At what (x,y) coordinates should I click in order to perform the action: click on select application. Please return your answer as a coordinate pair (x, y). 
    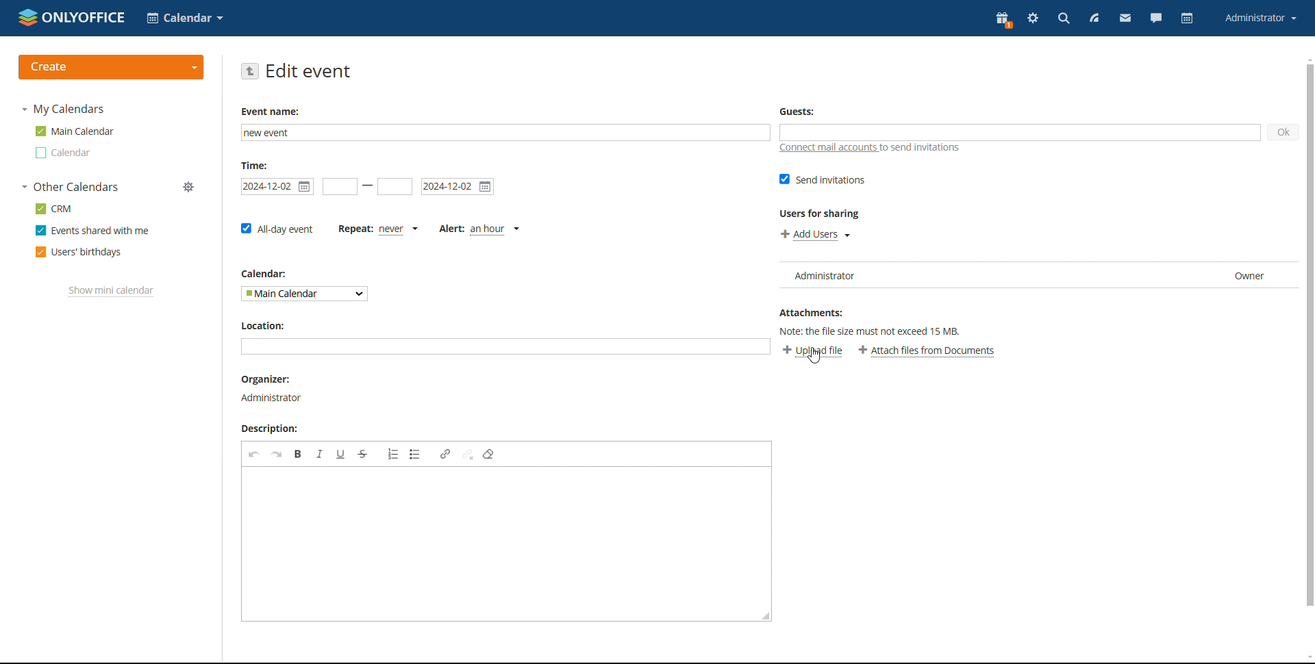
    Looking at the image, I should click on (185, 18).